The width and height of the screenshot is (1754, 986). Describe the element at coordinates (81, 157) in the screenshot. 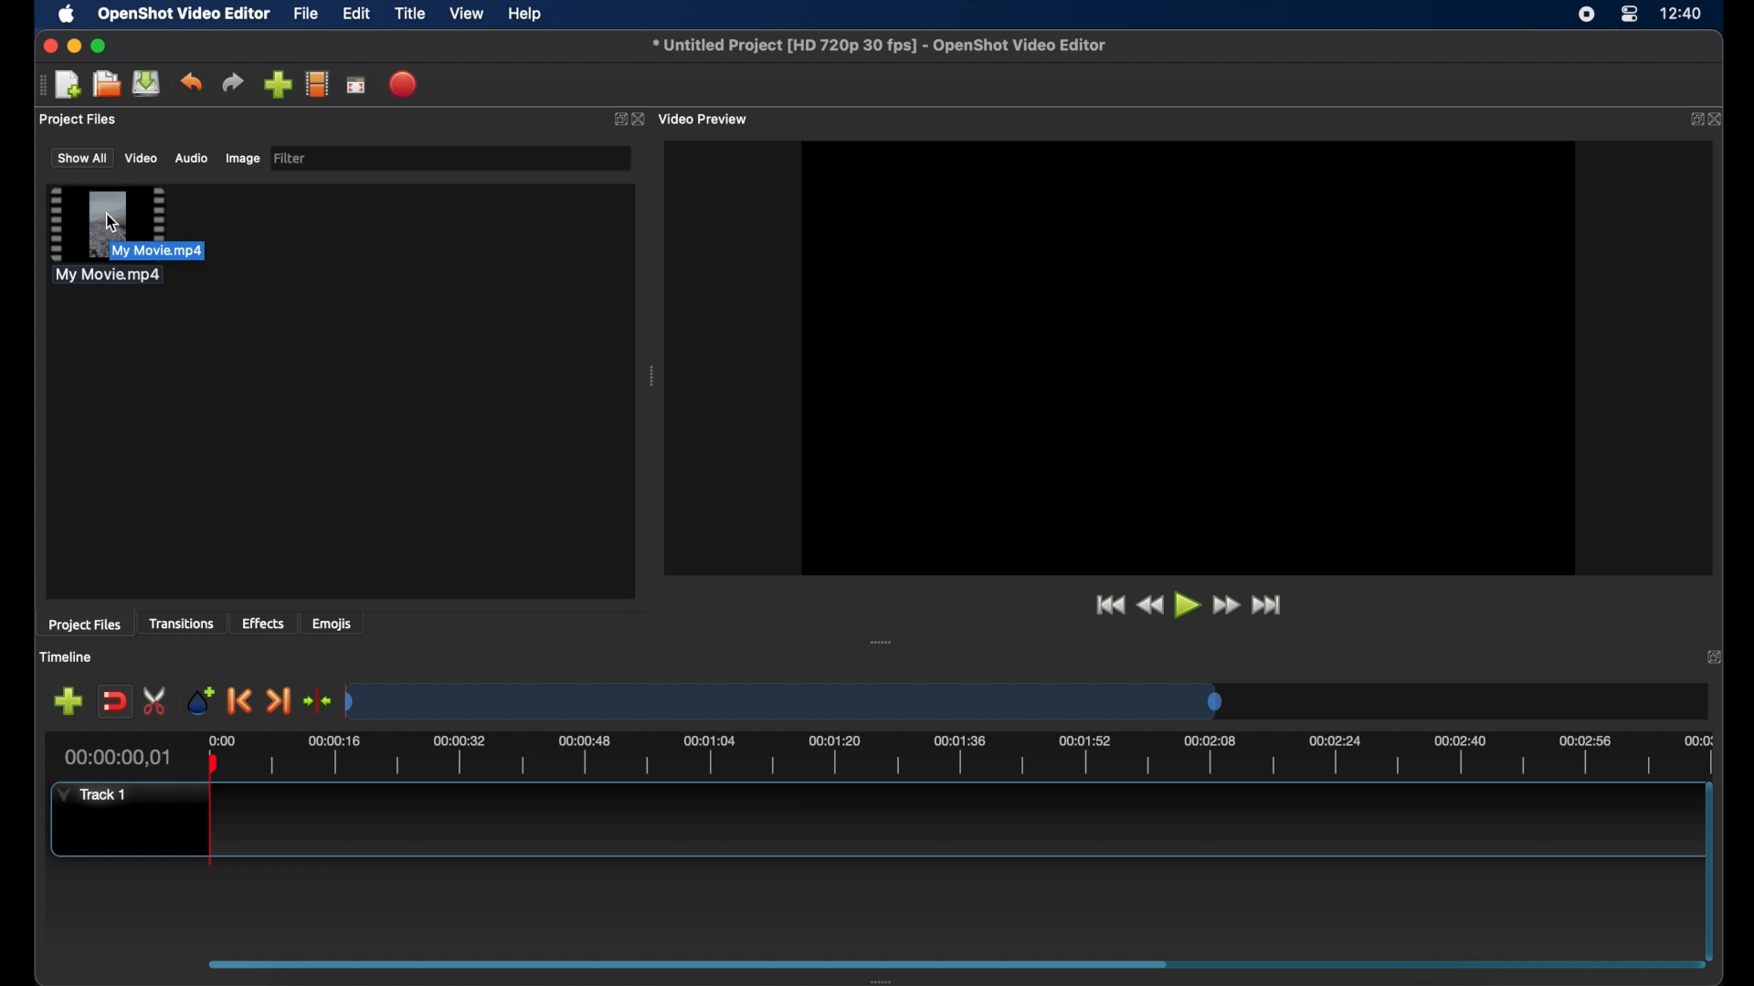

I see `show all` at that location.